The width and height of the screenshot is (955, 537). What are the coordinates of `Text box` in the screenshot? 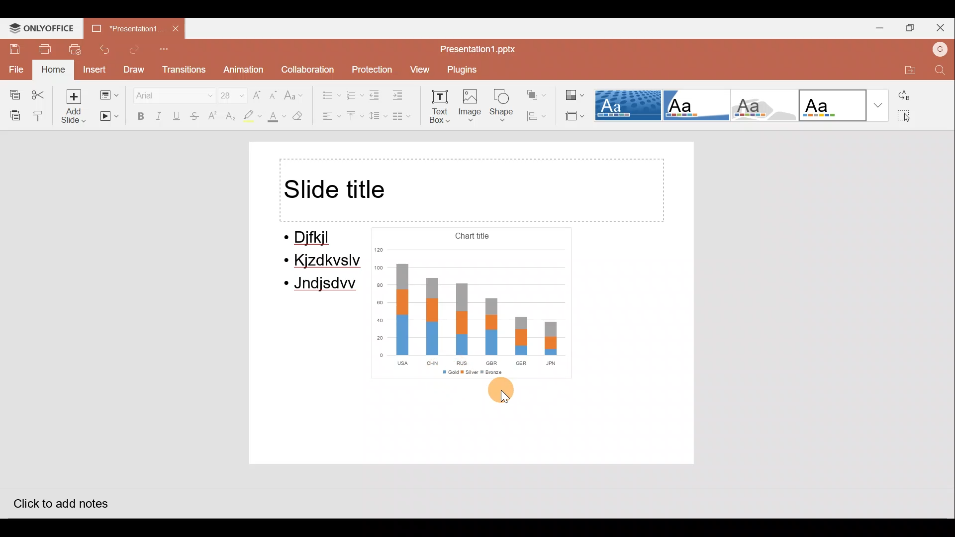 It's located at (441, 108).